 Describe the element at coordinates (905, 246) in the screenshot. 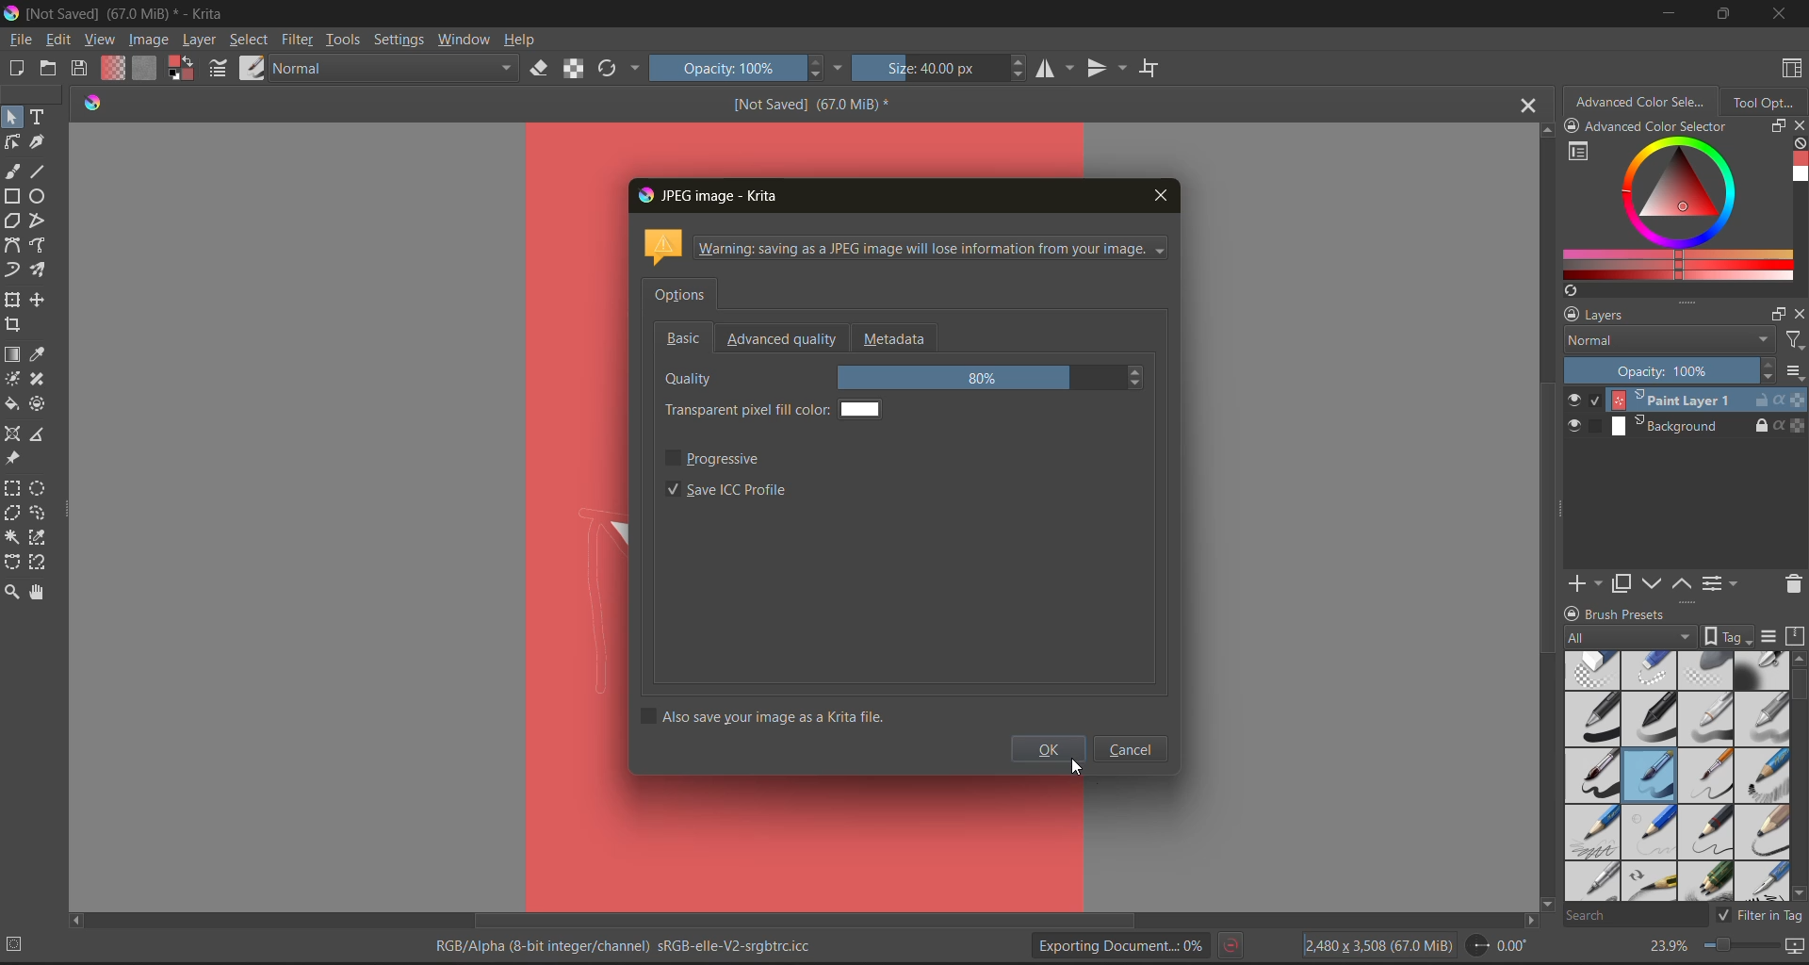

I see `metadata` at that location.